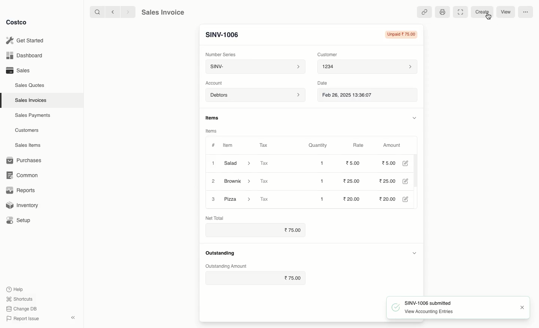 The image size is (539, 328). I want to click on Hide, so click(411, 118).